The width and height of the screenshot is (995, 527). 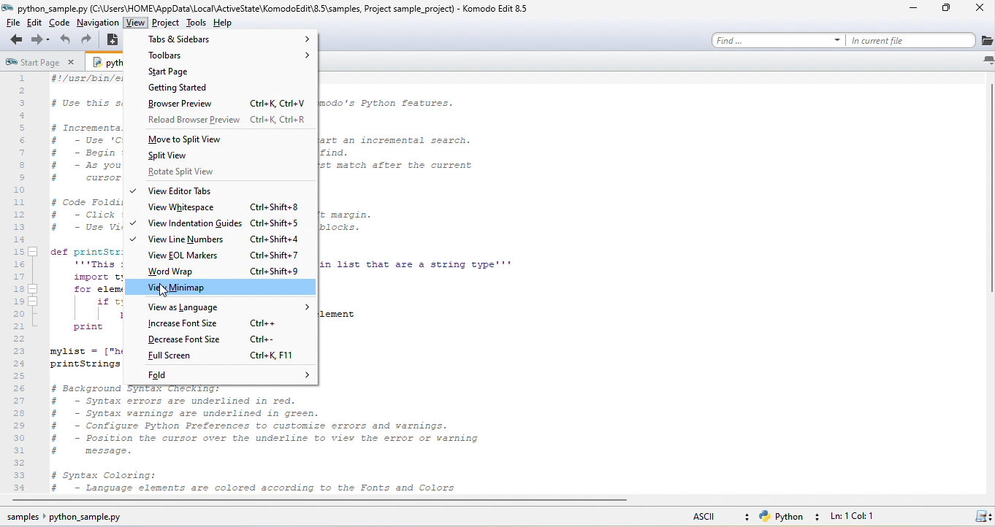 What do you see at coordinates (853, 517) in the screenshot?
I see `ln 1, col 1` at bounding box center [853, 517].